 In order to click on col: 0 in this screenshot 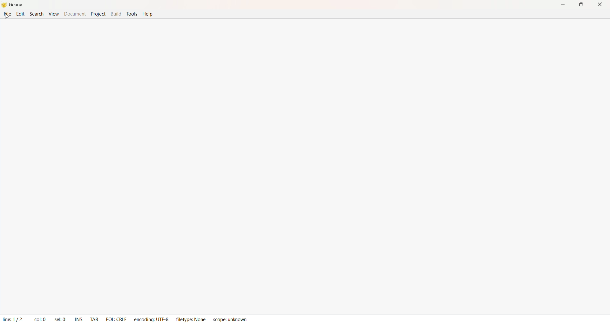, I will do `click(38, 319)`.